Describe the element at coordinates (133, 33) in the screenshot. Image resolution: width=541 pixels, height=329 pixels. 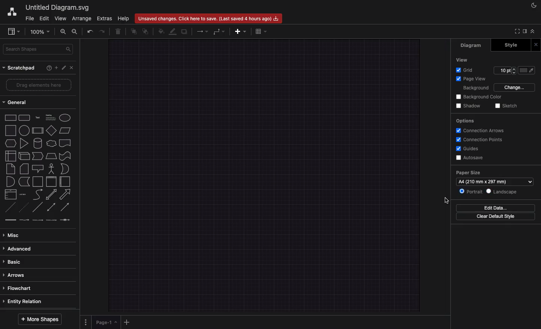
I see `To front` at that location.